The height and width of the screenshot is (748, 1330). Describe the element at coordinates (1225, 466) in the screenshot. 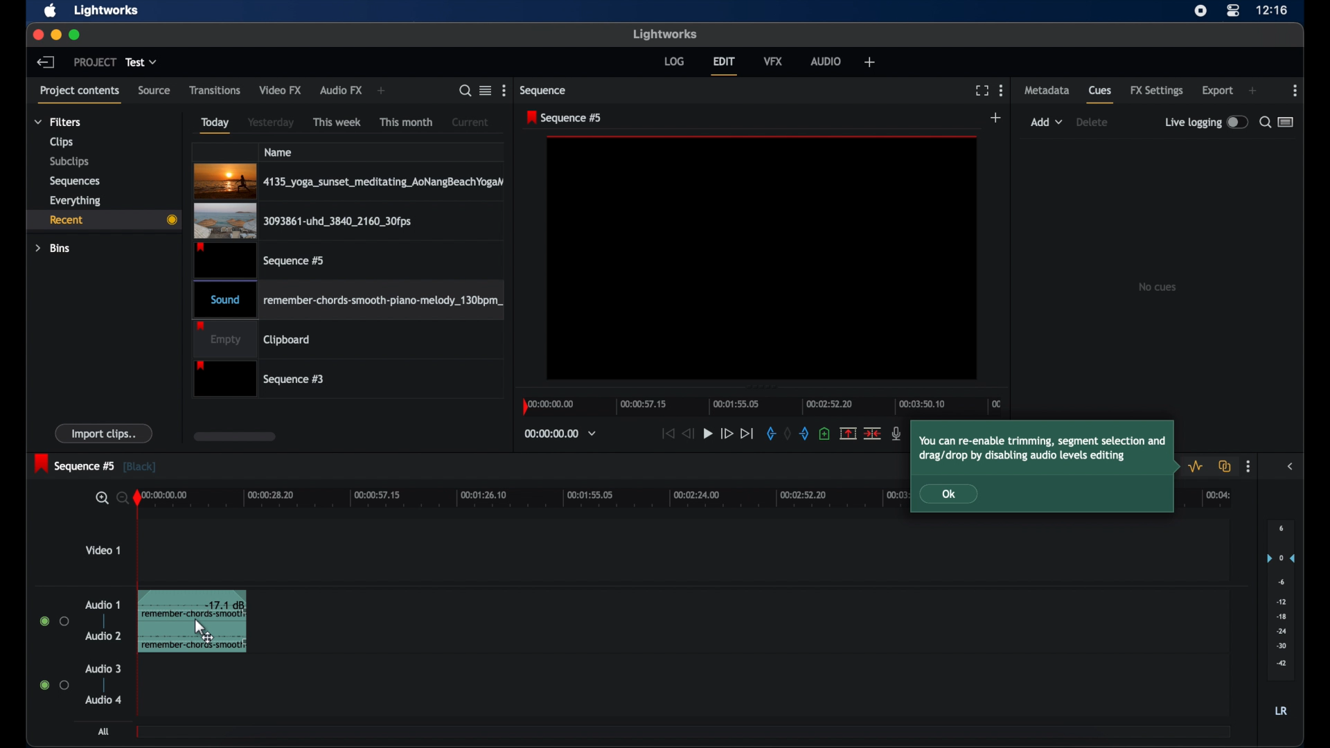

I see `toggle auto track sync` at that location.